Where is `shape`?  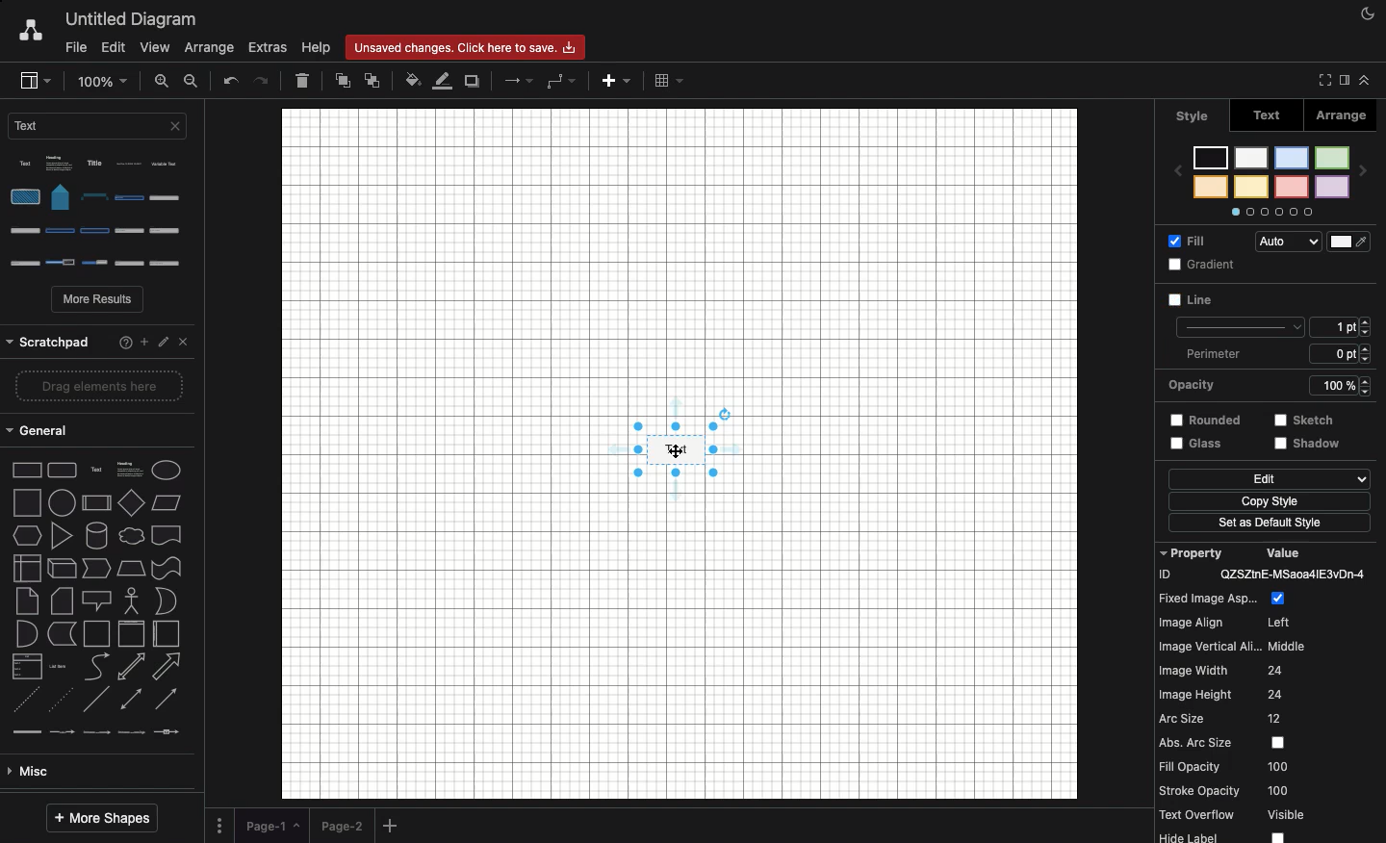 shape is located at coordinates (100, 497).